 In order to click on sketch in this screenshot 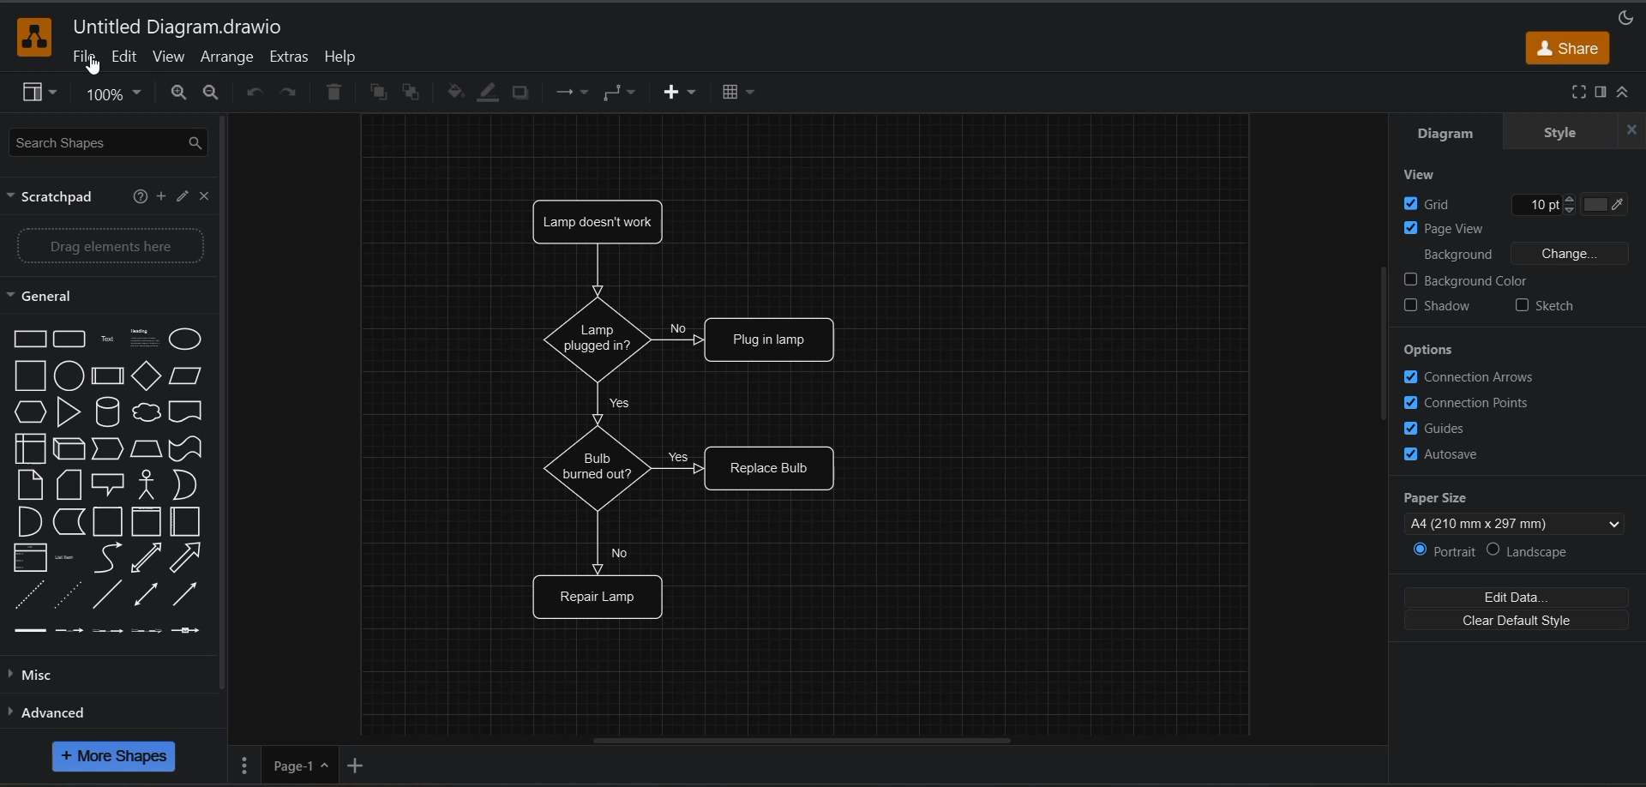, I will do `click(1546, 304)`.